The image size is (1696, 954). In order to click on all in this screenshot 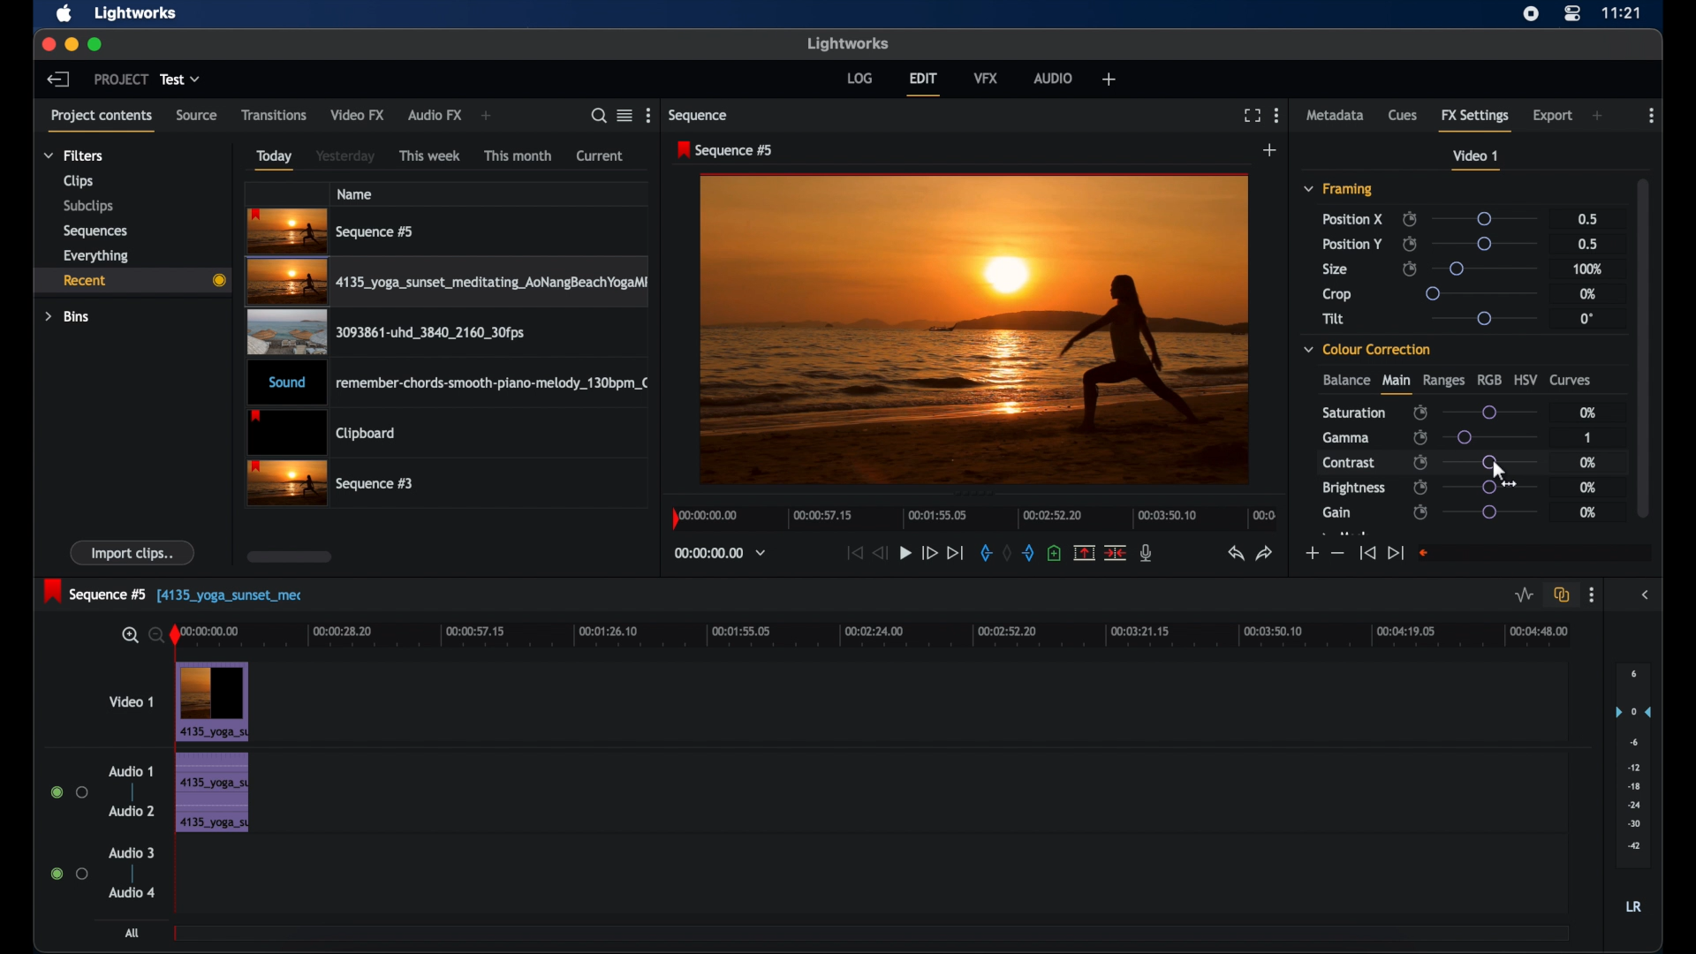, I will do `click(134, 933)`.